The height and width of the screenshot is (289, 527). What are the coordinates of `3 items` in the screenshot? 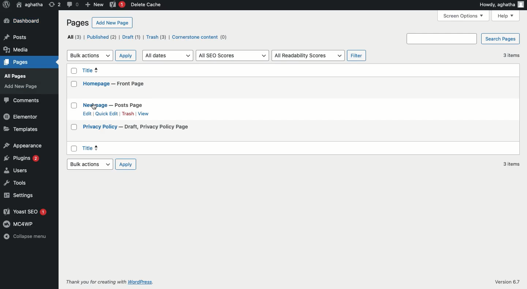 It's located at (510, 164).